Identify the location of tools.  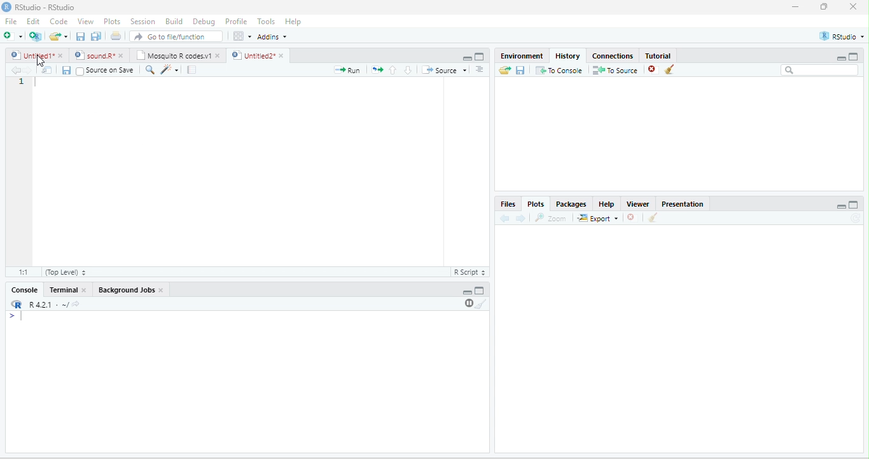
(169, 71).